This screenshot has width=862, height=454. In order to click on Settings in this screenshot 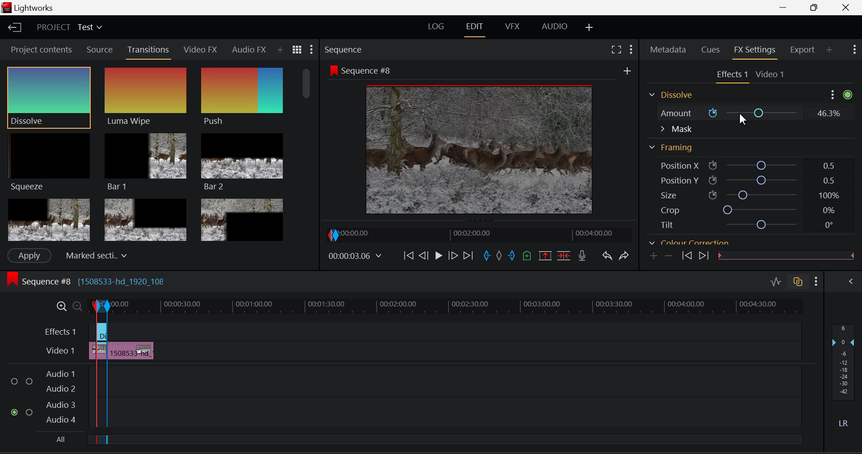, I will do `click(833, 94)`.